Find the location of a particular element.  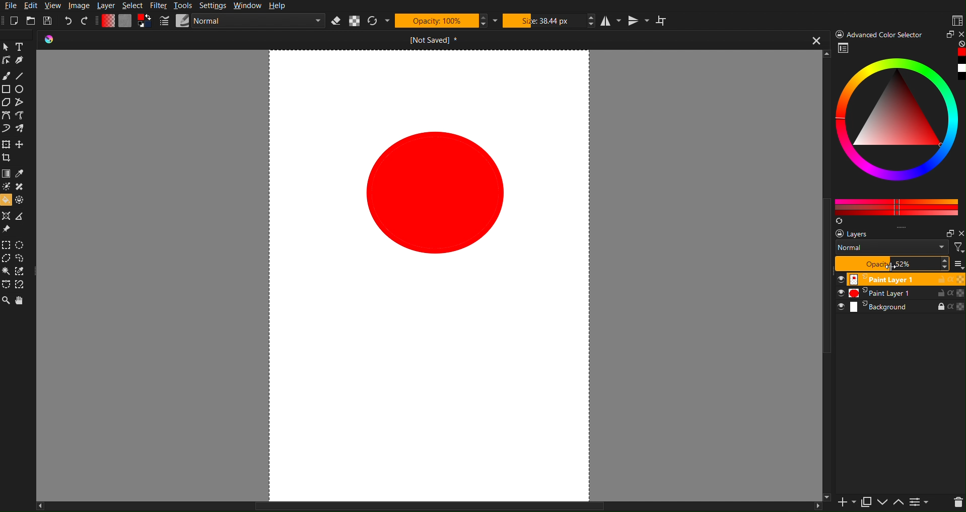

Refresh is located at coordinates (380, 22).